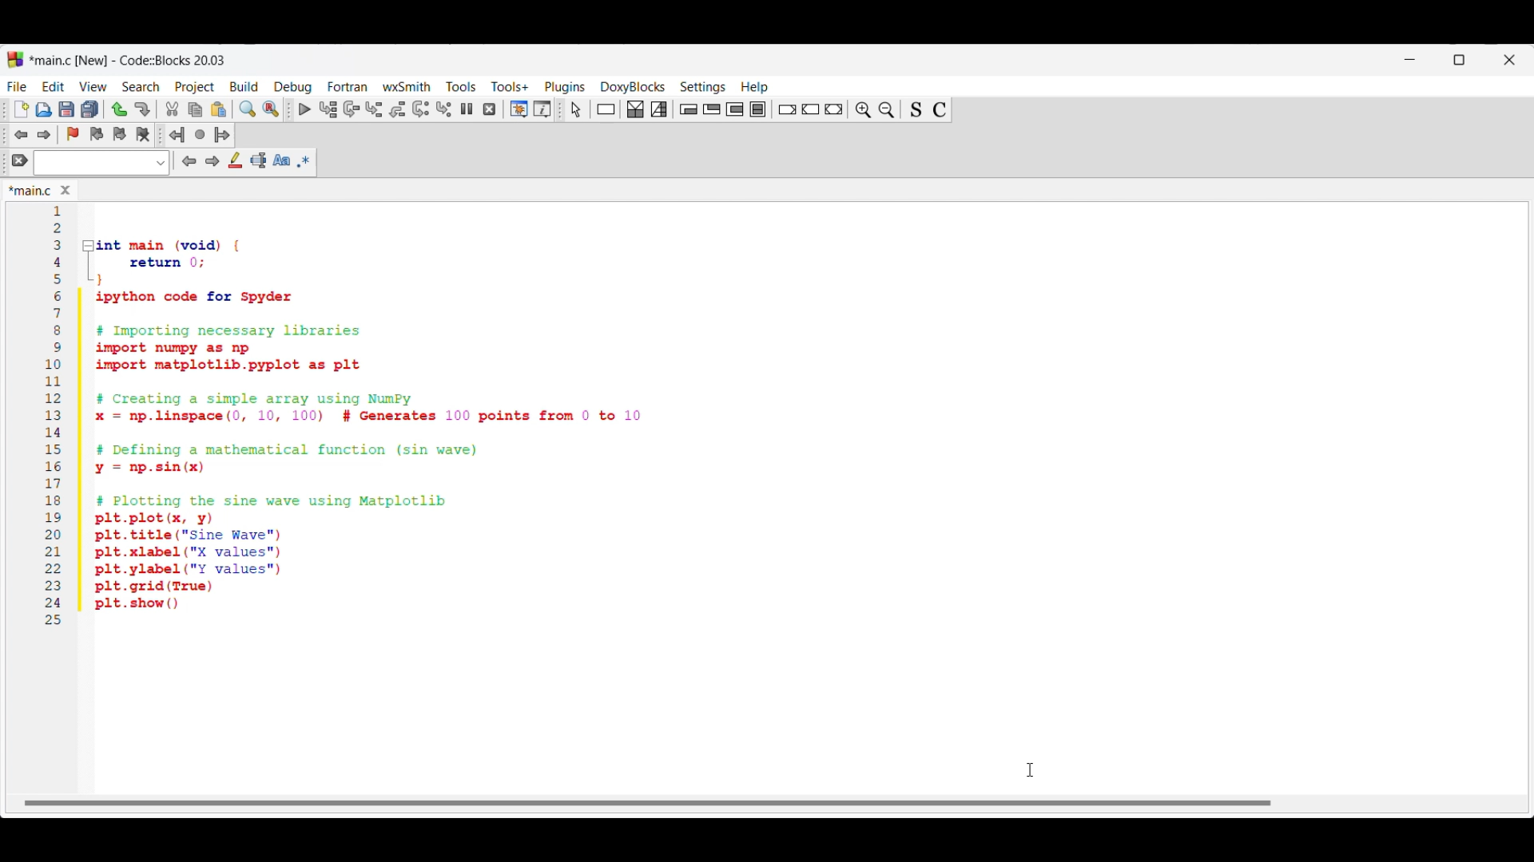  What do you see at coordinates (304, 161) in the screenshot?
I see `Use regex` at bounding box center [304, 161].